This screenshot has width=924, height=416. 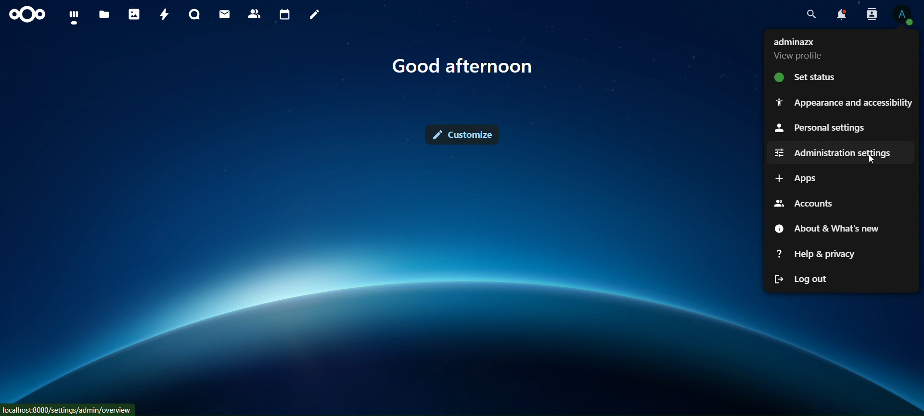 What do you see at coordinates (870, 13) in the screenshot?
I see `search contact` at bounding box center [870, 13].